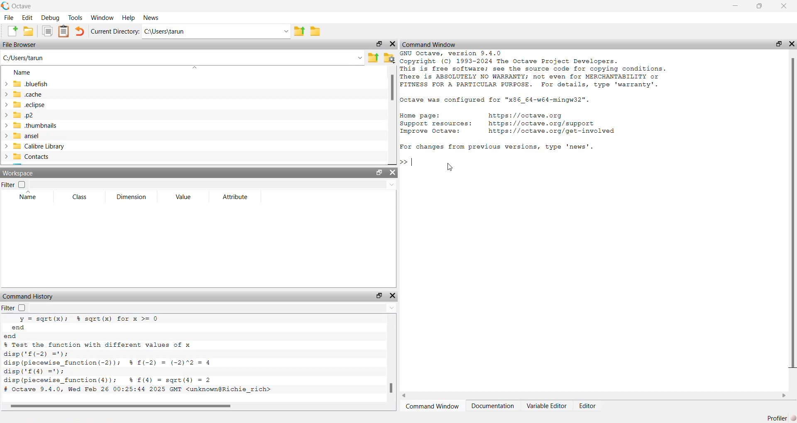 Image resolution: width=797 pixels, height=423 pixels. I want to click on > BE p2, so click(21, 115).